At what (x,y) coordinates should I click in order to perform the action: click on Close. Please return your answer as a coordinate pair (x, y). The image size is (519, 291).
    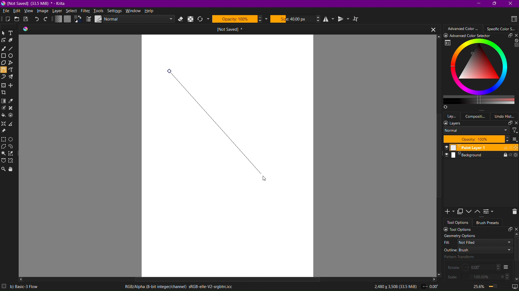
    Looking at the image, I should click on (431, 29).